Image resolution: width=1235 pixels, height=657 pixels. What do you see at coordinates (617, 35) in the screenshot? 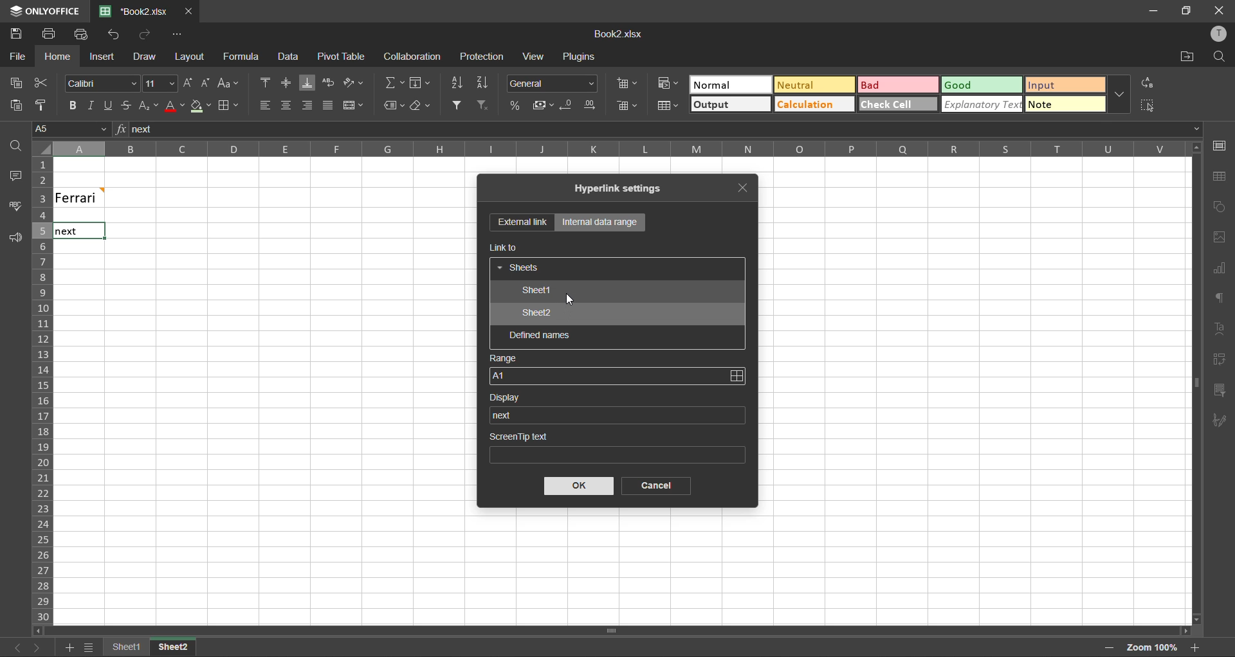
I see `Book2.xlsx` at bounding box center [617, 35].